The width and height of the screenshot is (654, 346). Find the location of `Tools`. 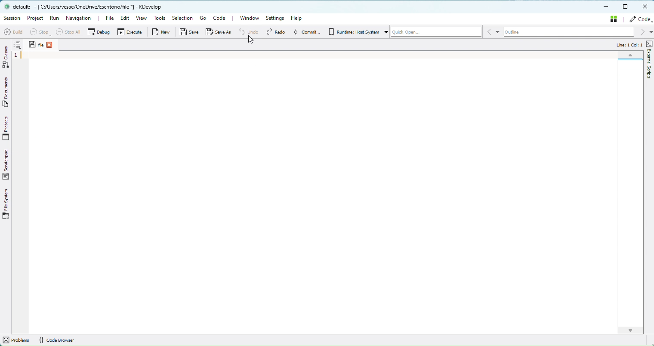

Tools is located at coordinates (160, 19).